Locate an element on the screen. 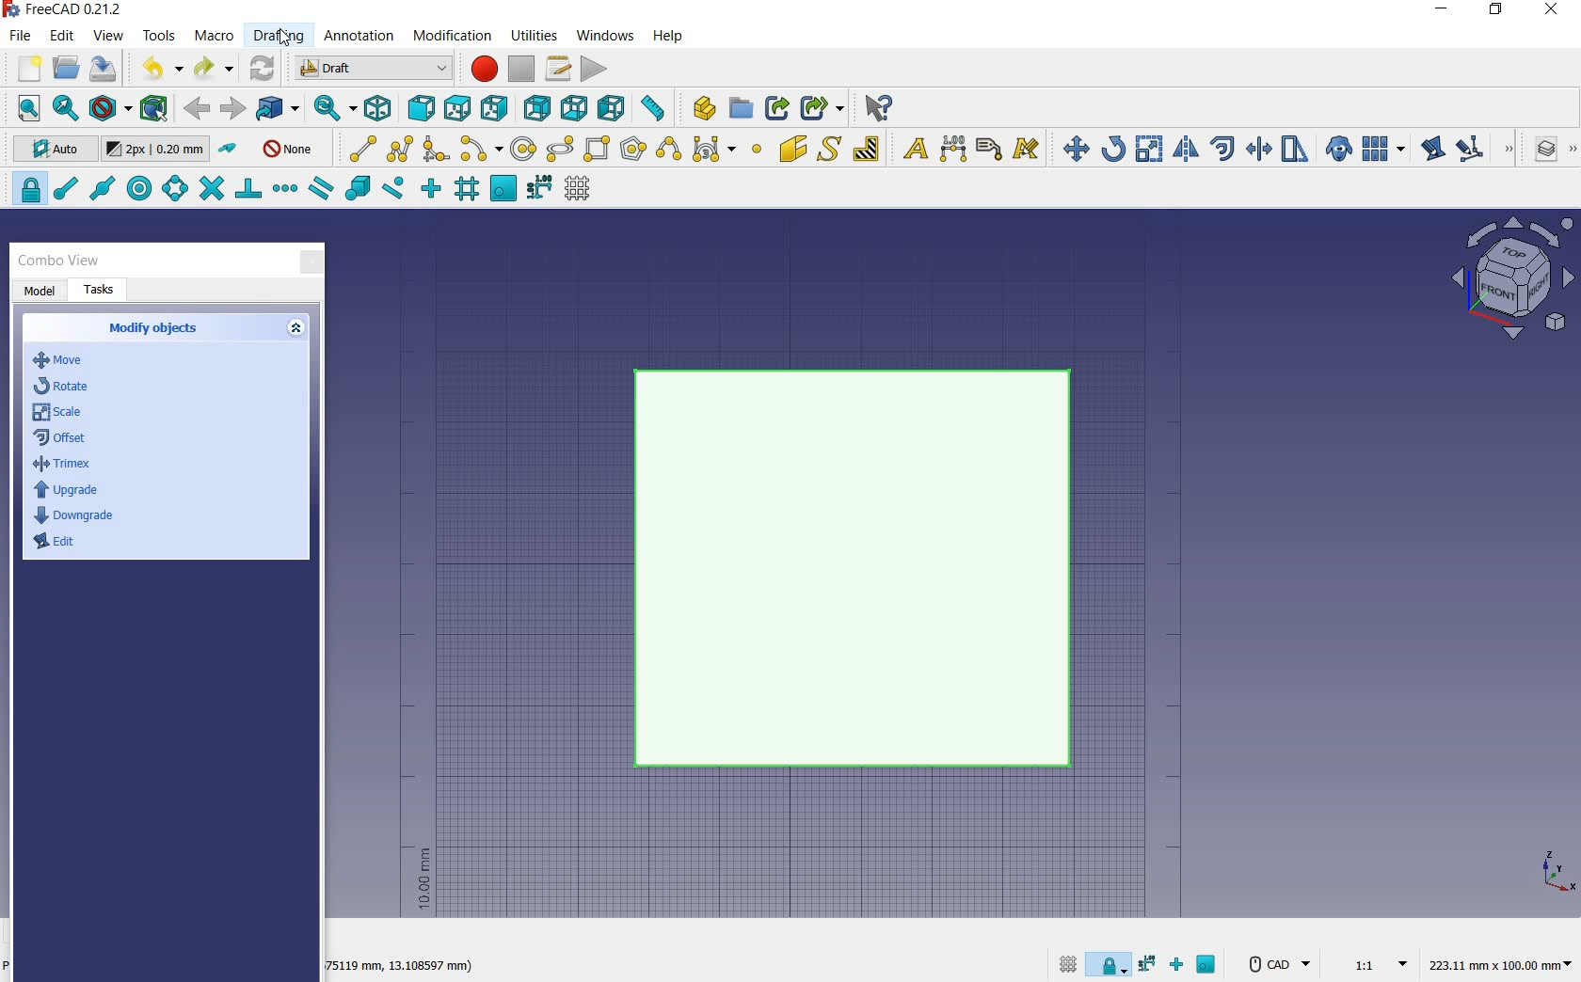 The image size is (1581, 982). offset is located at coordinates (1223, 149).